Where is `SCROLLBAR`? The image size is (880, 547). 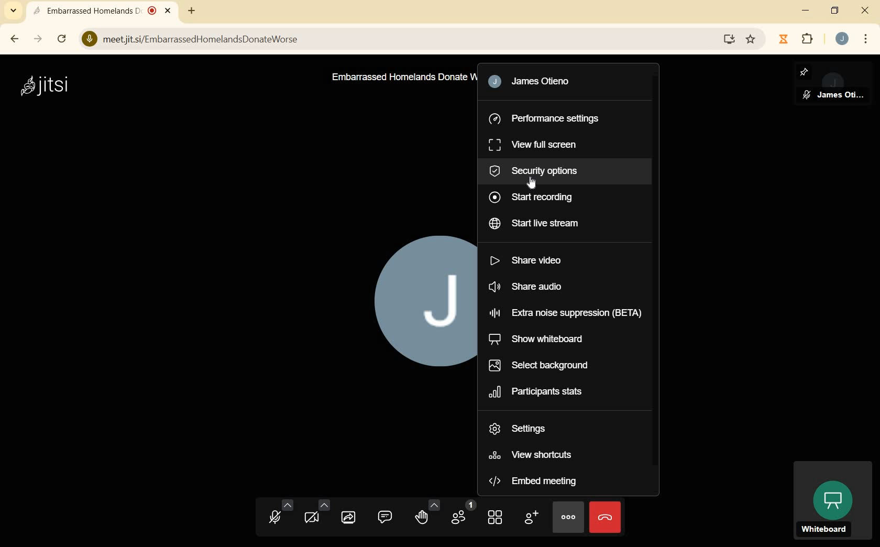
SCROLLBAR is located at coordinates (657, 277).